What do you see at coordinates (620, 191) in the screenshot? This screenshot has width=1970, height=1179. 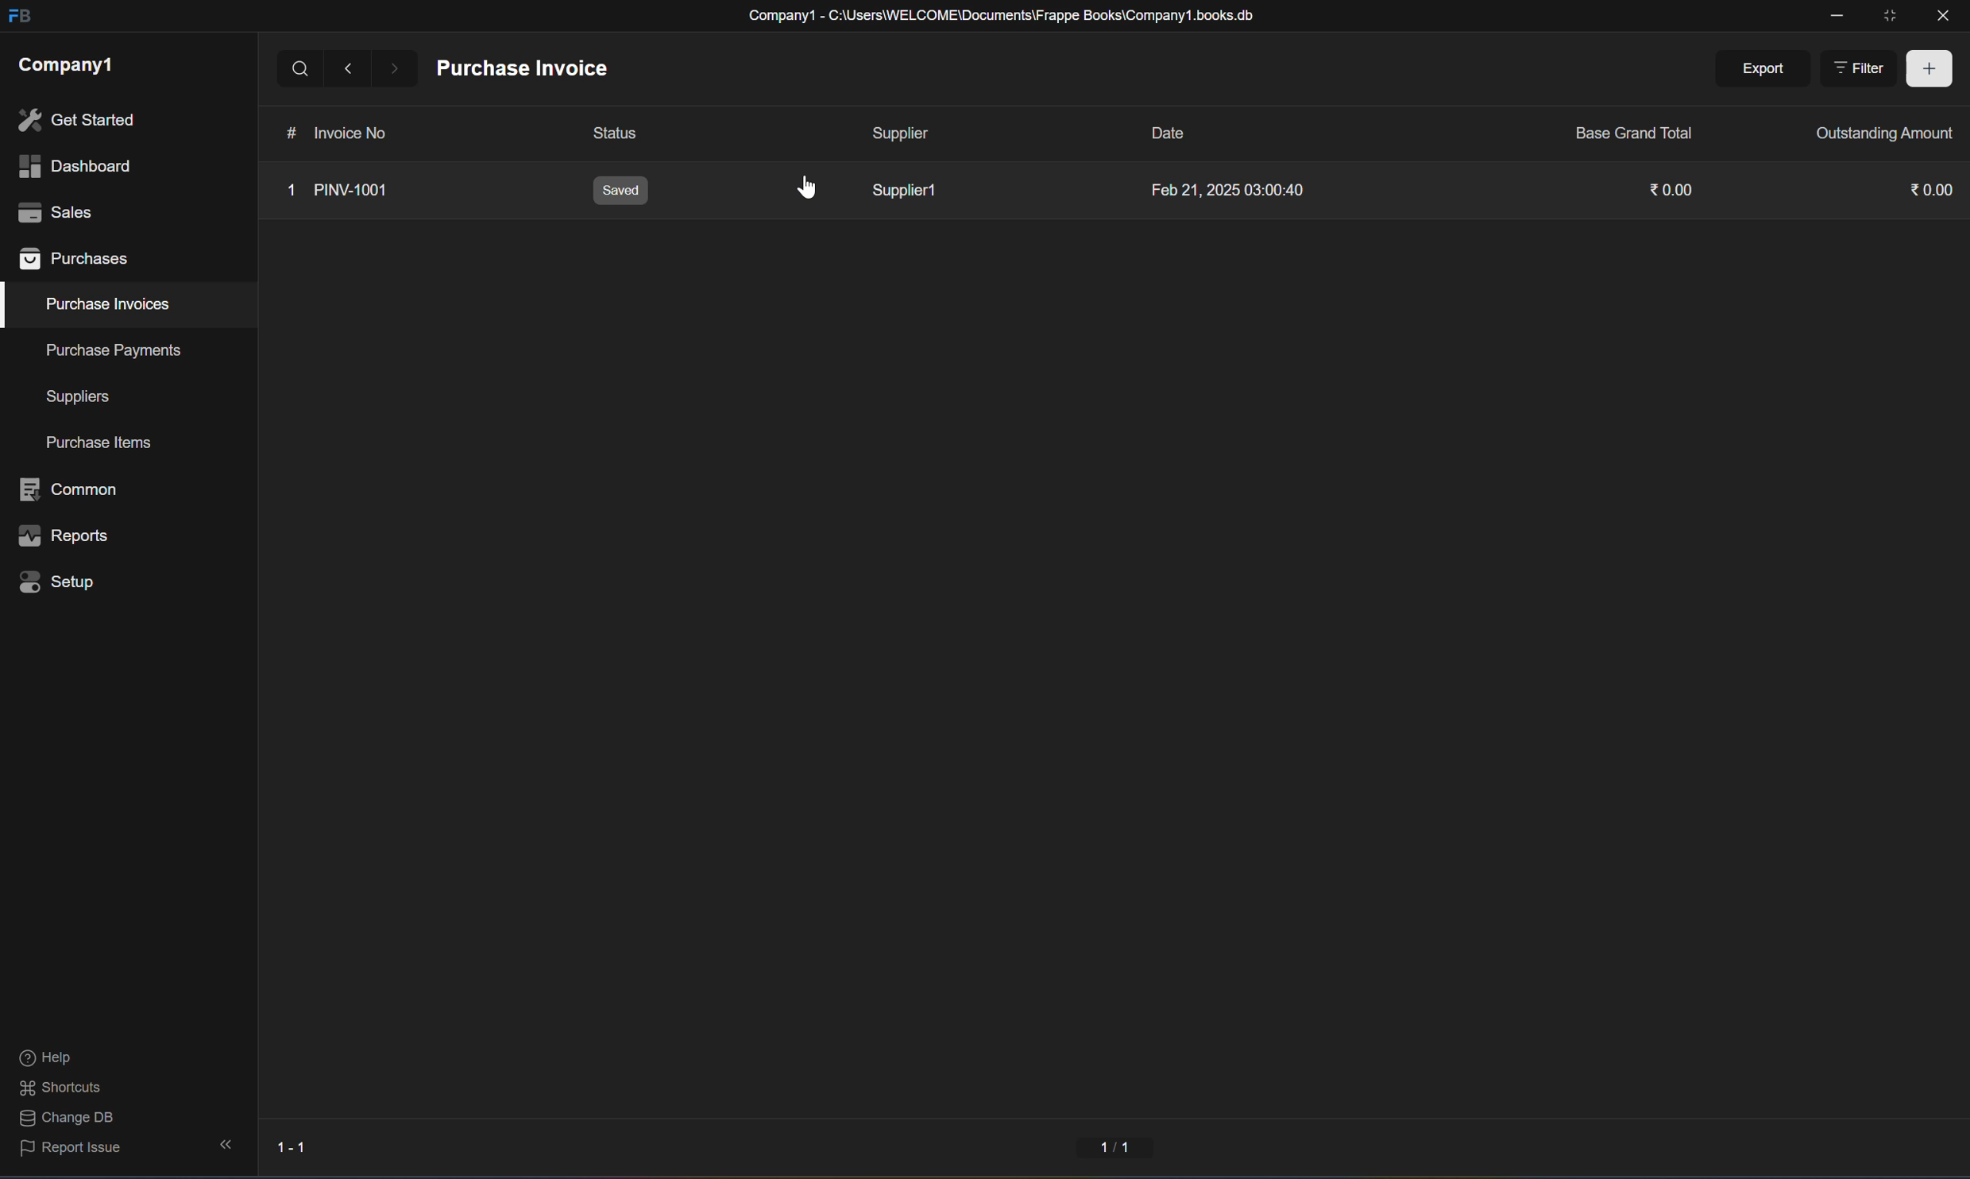 I see `saved` at bounding box center [620, 191].